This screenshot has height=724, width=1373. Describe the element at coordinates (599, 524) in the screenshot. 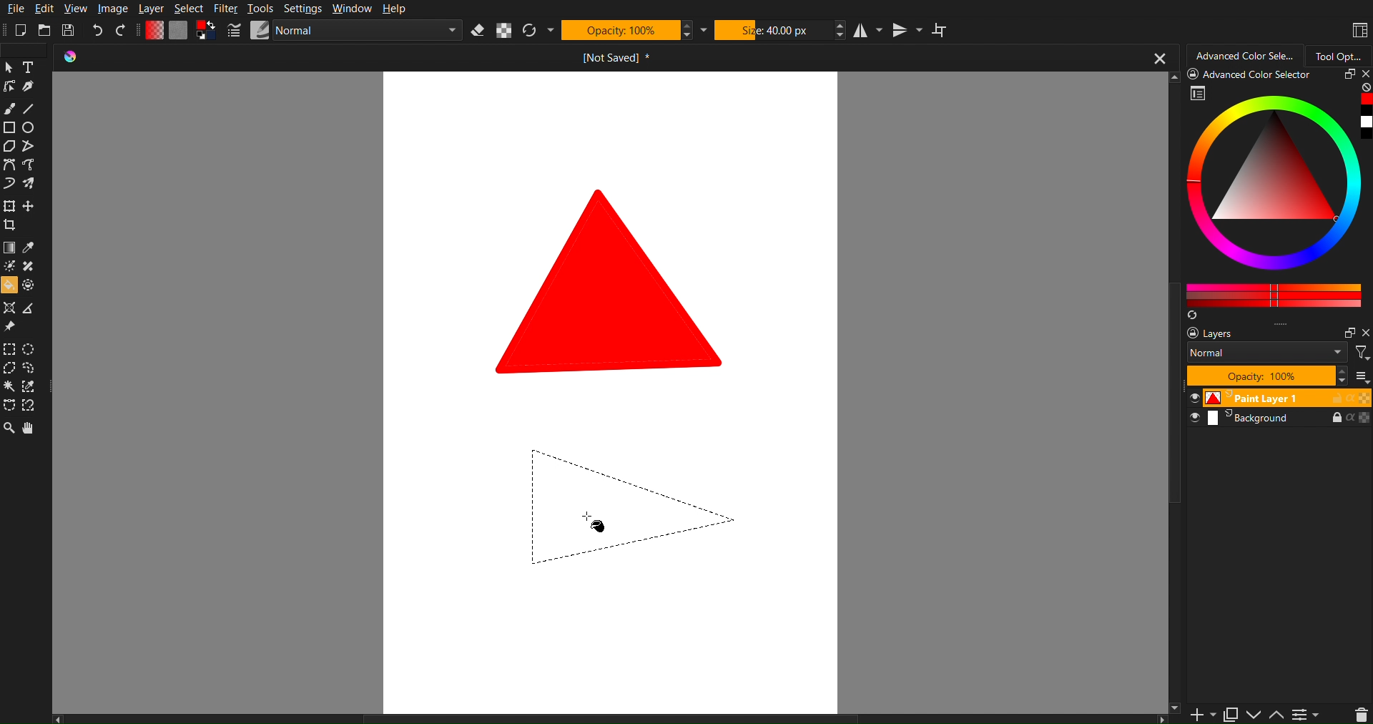

I see `Cursor` at that location.